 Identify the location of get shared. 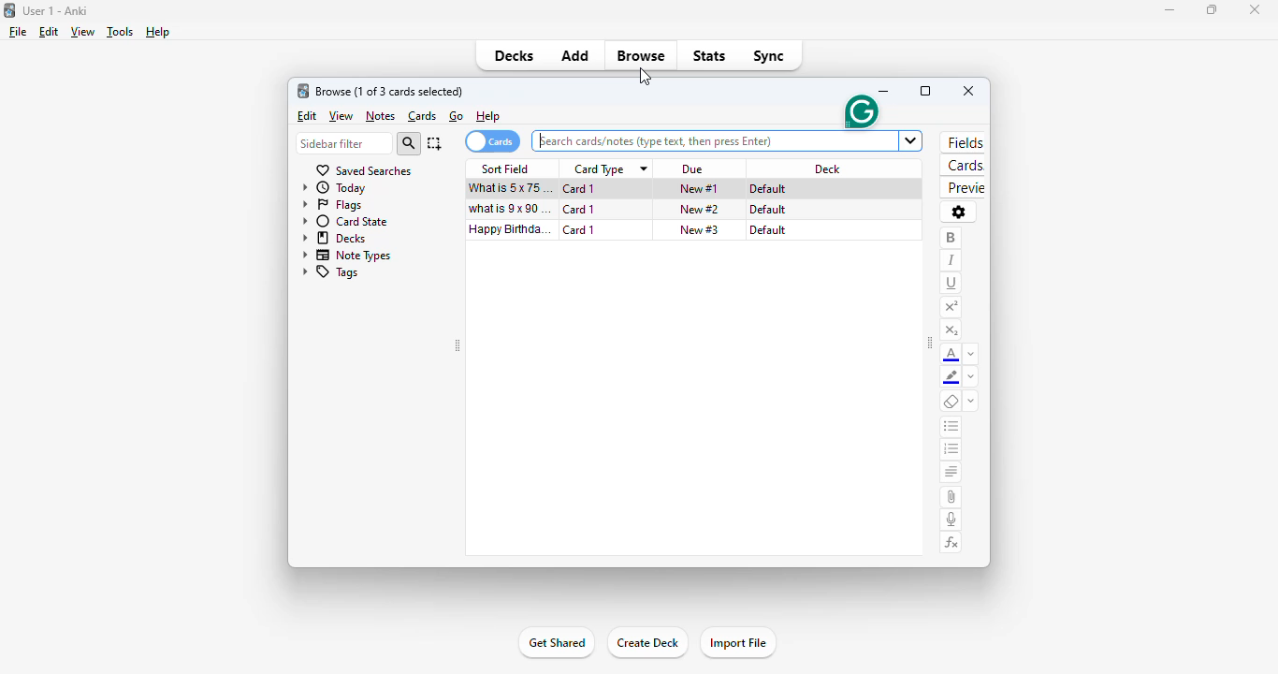
(559, 643).